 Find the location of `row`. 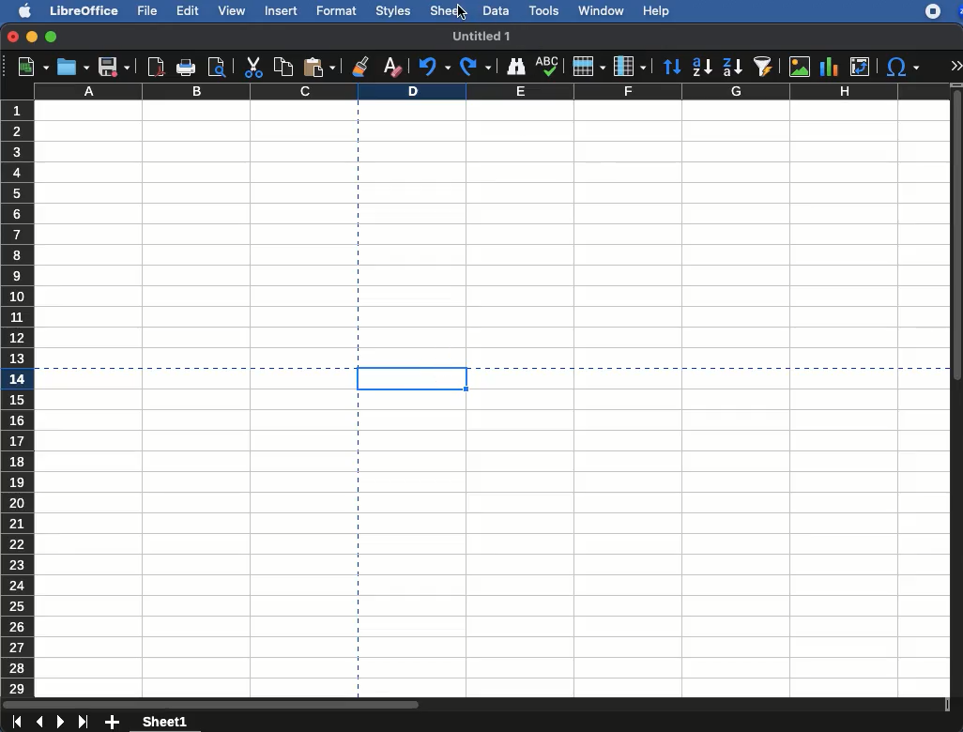

row is located at coordinates (588, 66).